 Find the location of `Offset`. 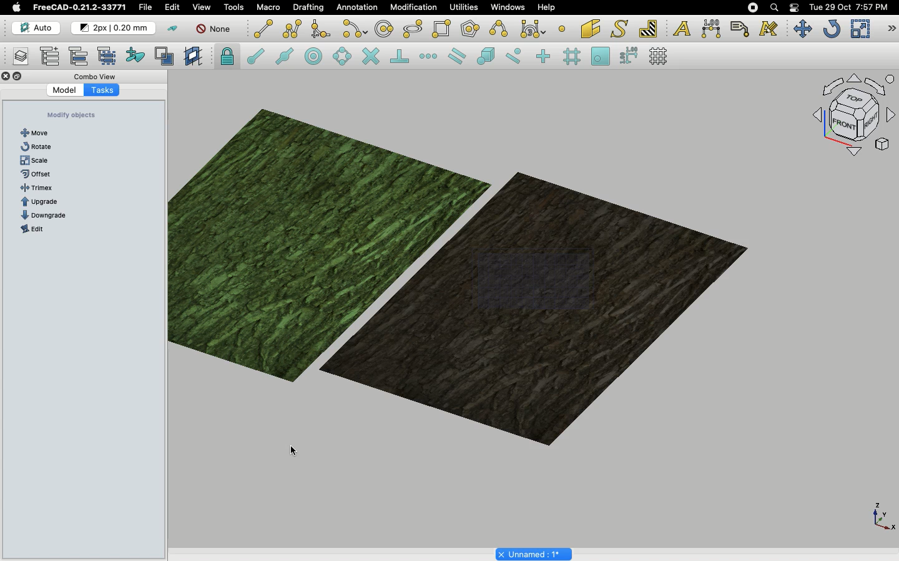

Offset is located at coordinates (41, 172).